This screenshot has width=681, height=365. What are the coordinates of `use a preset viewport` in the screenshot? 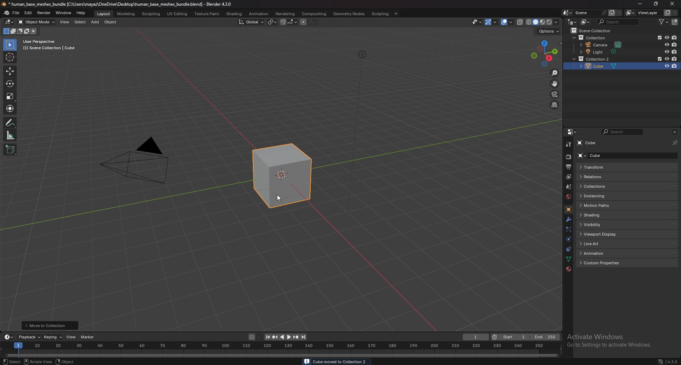 It's located at (544, 52).